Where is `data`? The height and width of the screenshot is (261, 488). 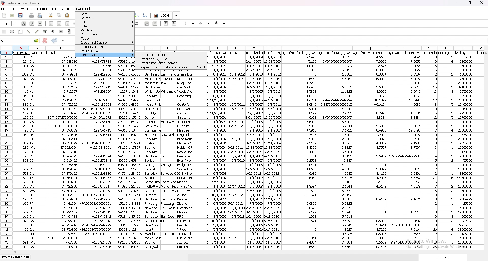 data is located at coordinates (62, 150).